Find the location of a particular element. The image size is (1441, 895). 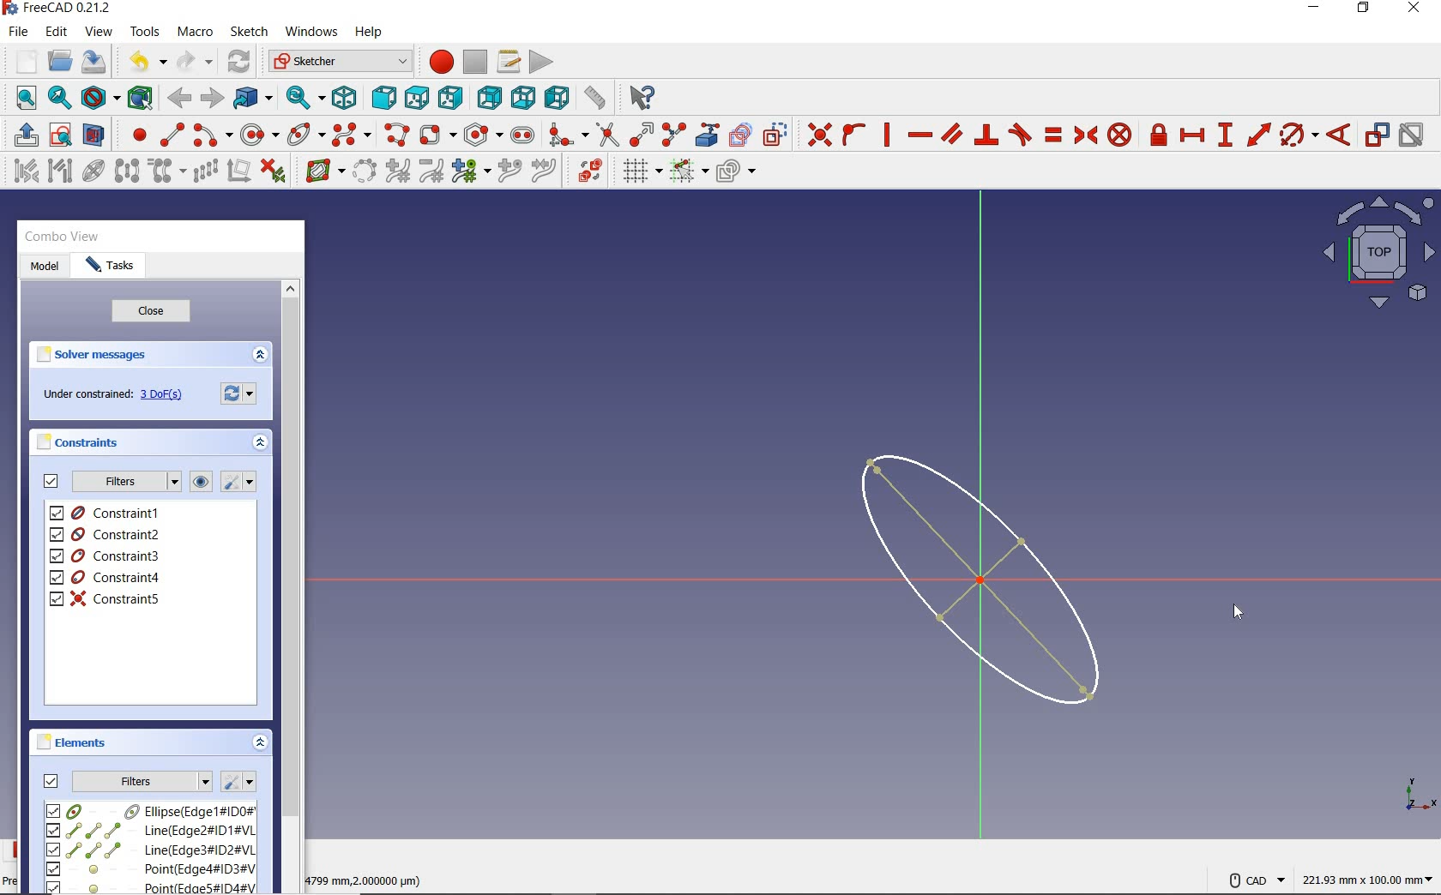

increase B-Spline Degree is located at coordinates (395, 171).